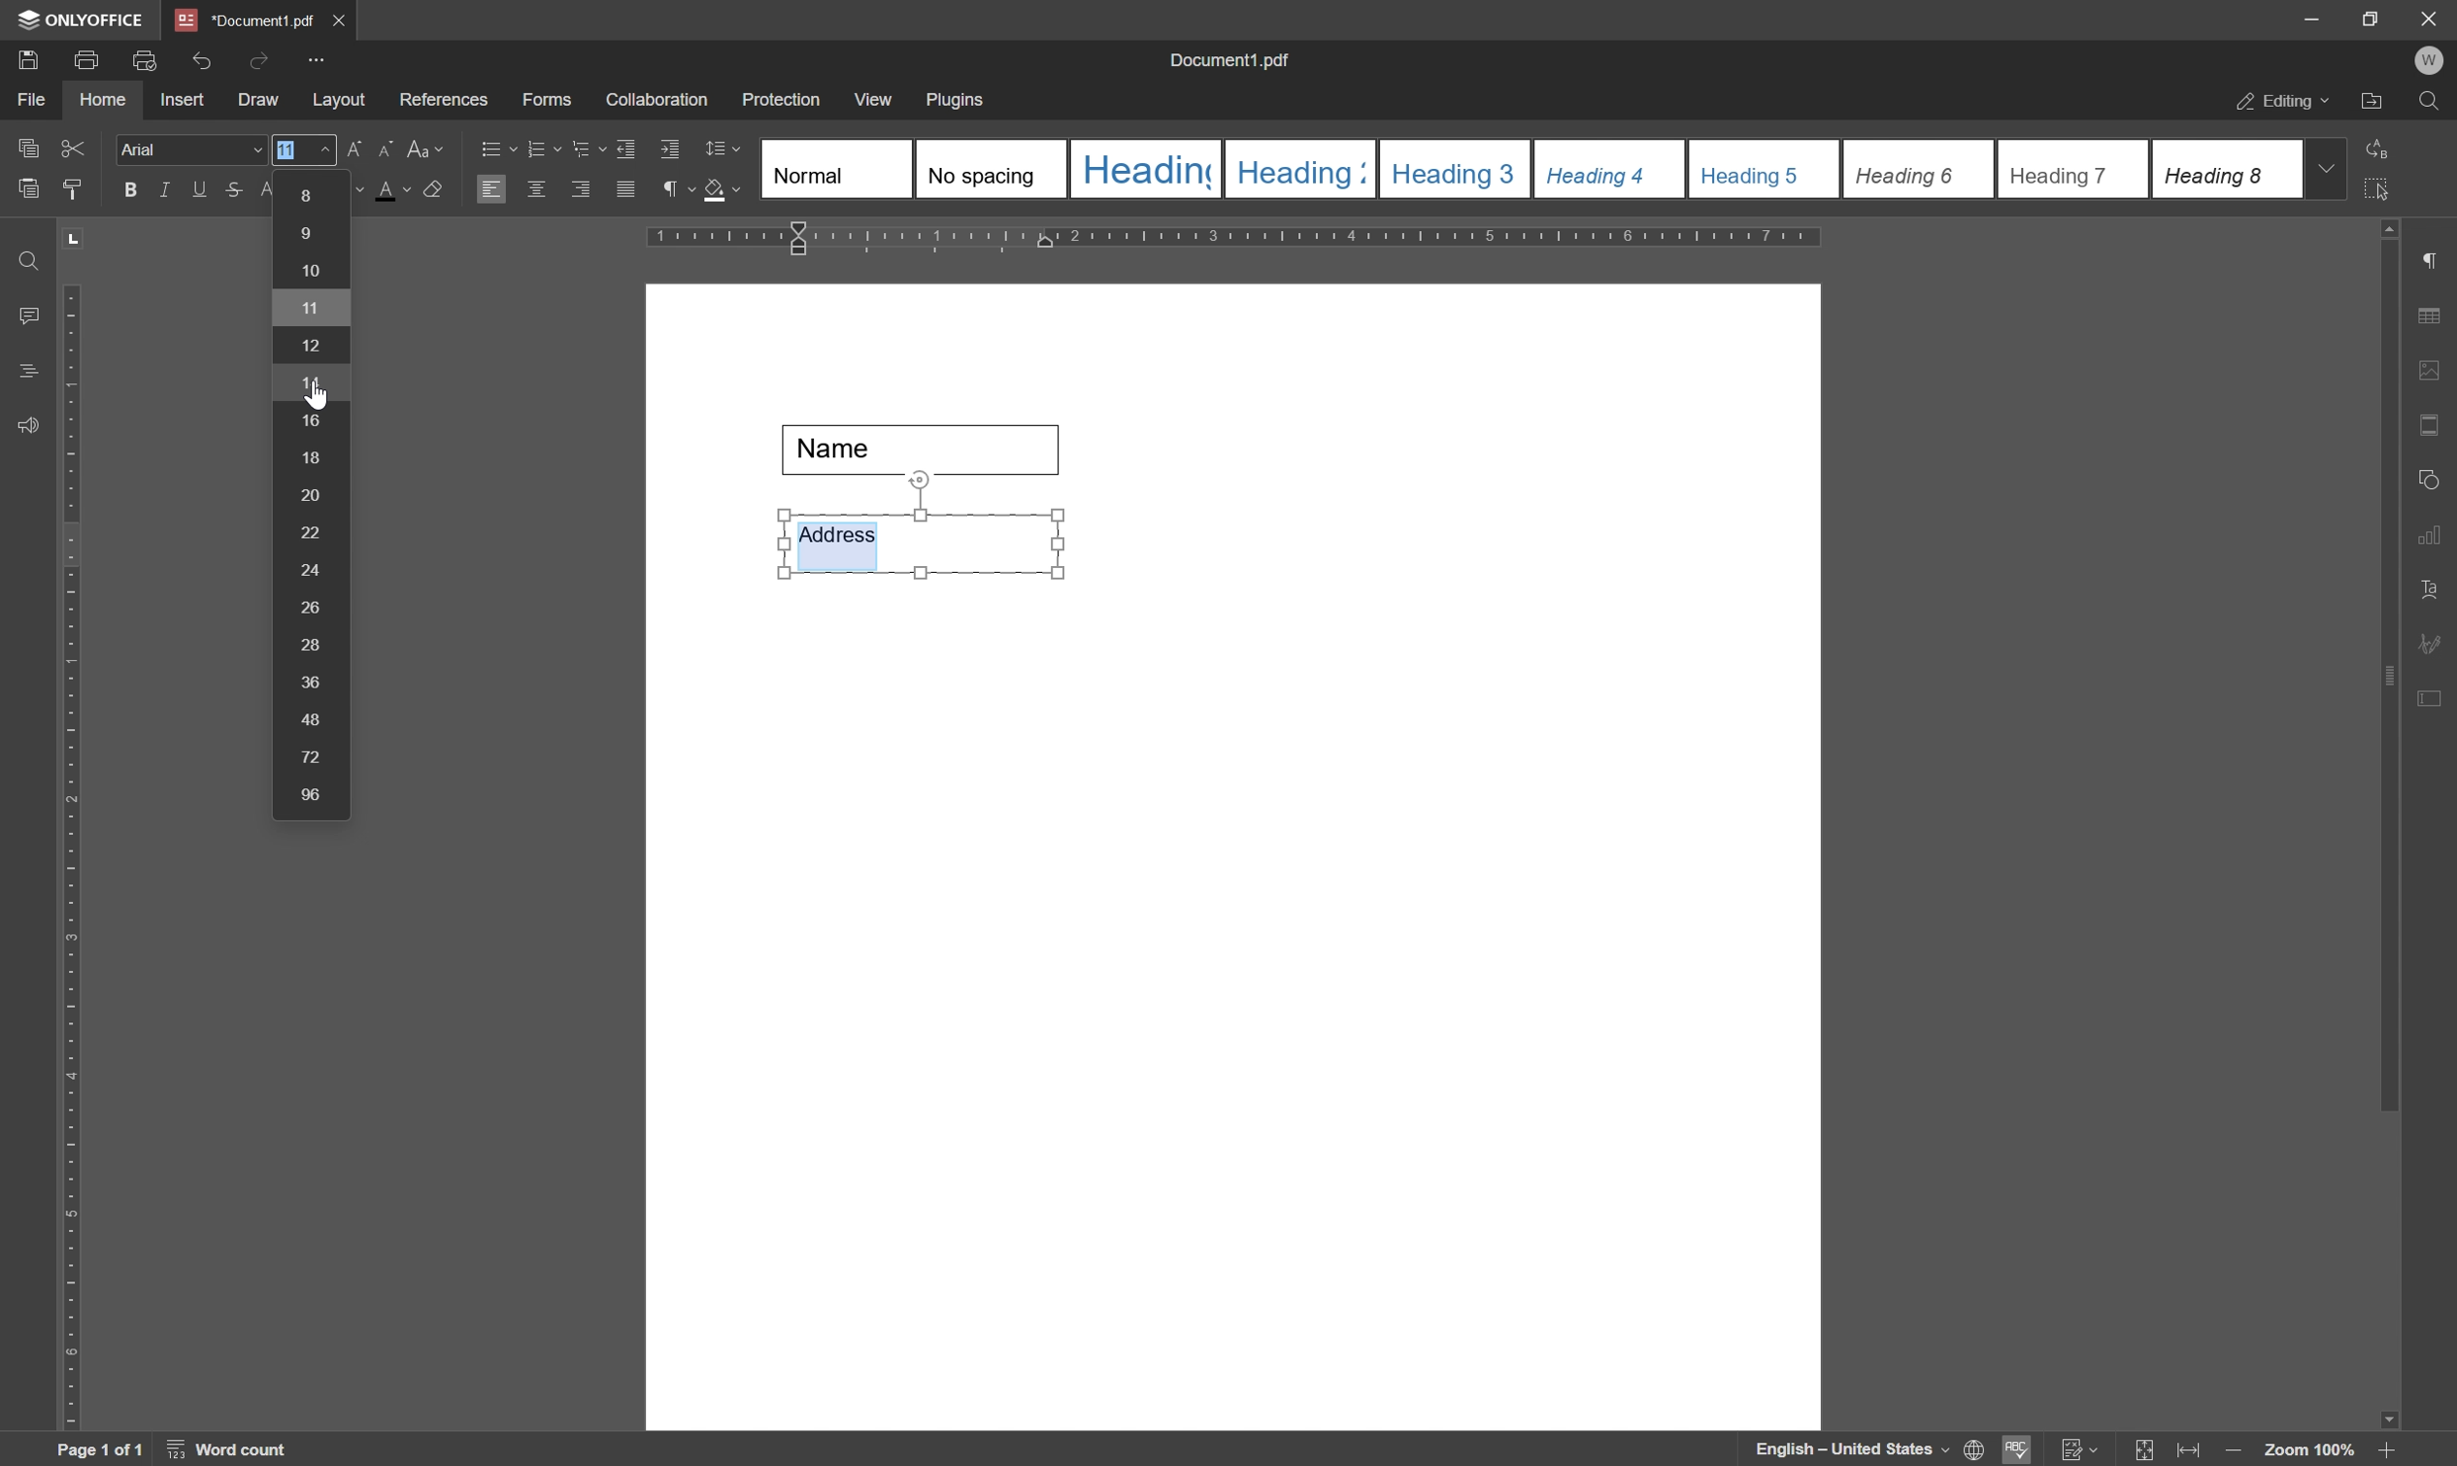  Describe the element at coordinates (2435, 317) in the screenshot. I see `table settings` at that location.